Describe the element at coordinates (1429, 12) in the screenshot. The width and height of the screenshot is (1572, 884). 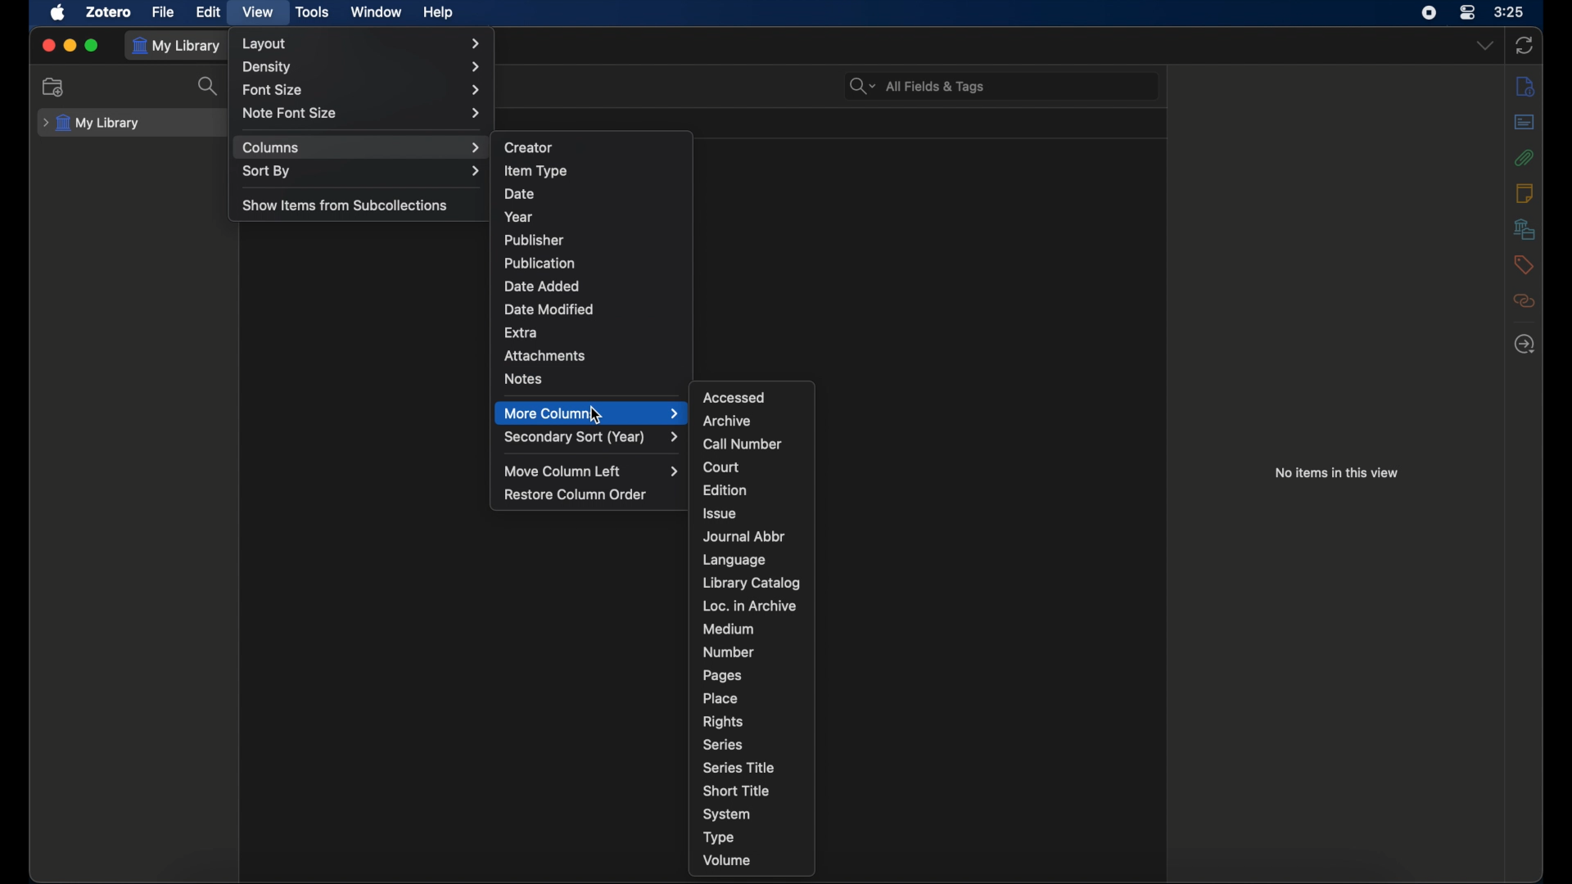
I see `screen recorder` at that location.